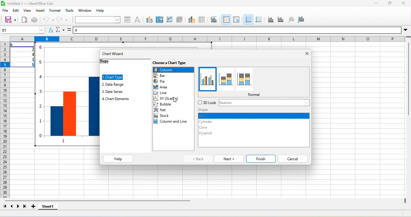  Describe the element at coordinates (113, 84) in the screenshot. I see `data range` at that location.